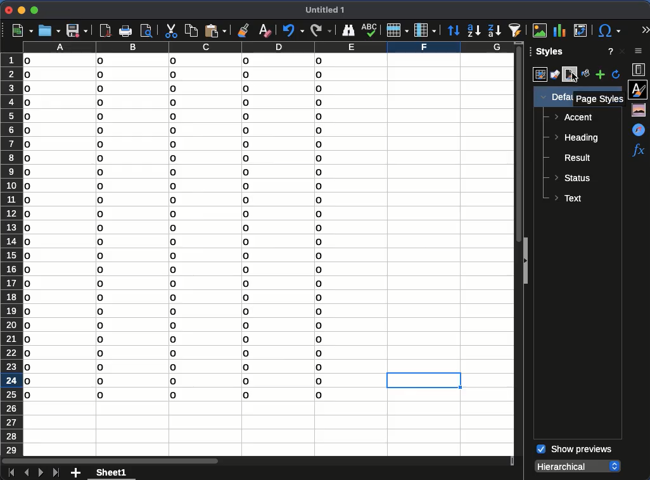 The height and width of the screenshot is (480, 650). What do you see at coordinates (170, 31) in the screenshot?
I see `cut` at bounding box center [170, 31].